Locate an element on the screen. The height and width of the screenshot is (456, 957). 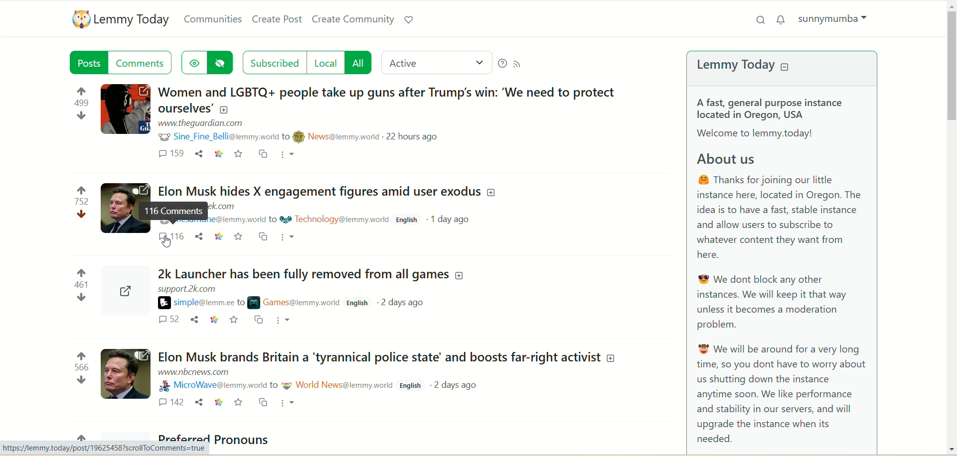
comment 142 is located at coordinates (171, 402).